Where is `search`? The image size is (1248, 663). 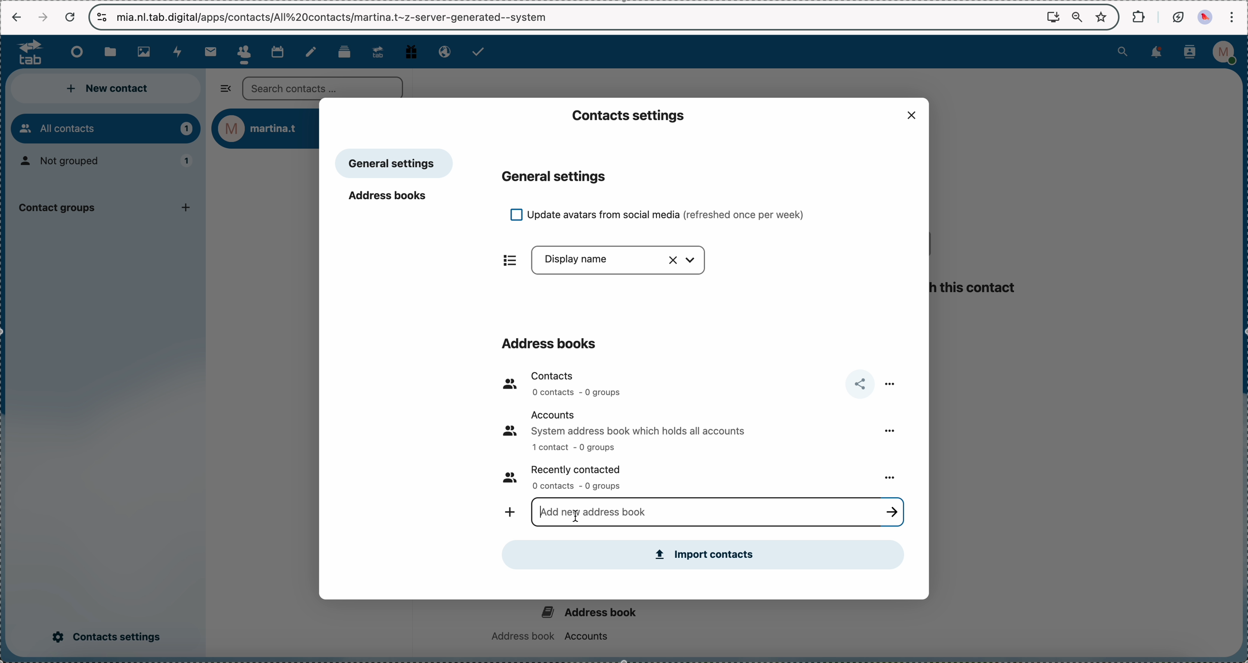
search is located at coordinates (1123, 52).